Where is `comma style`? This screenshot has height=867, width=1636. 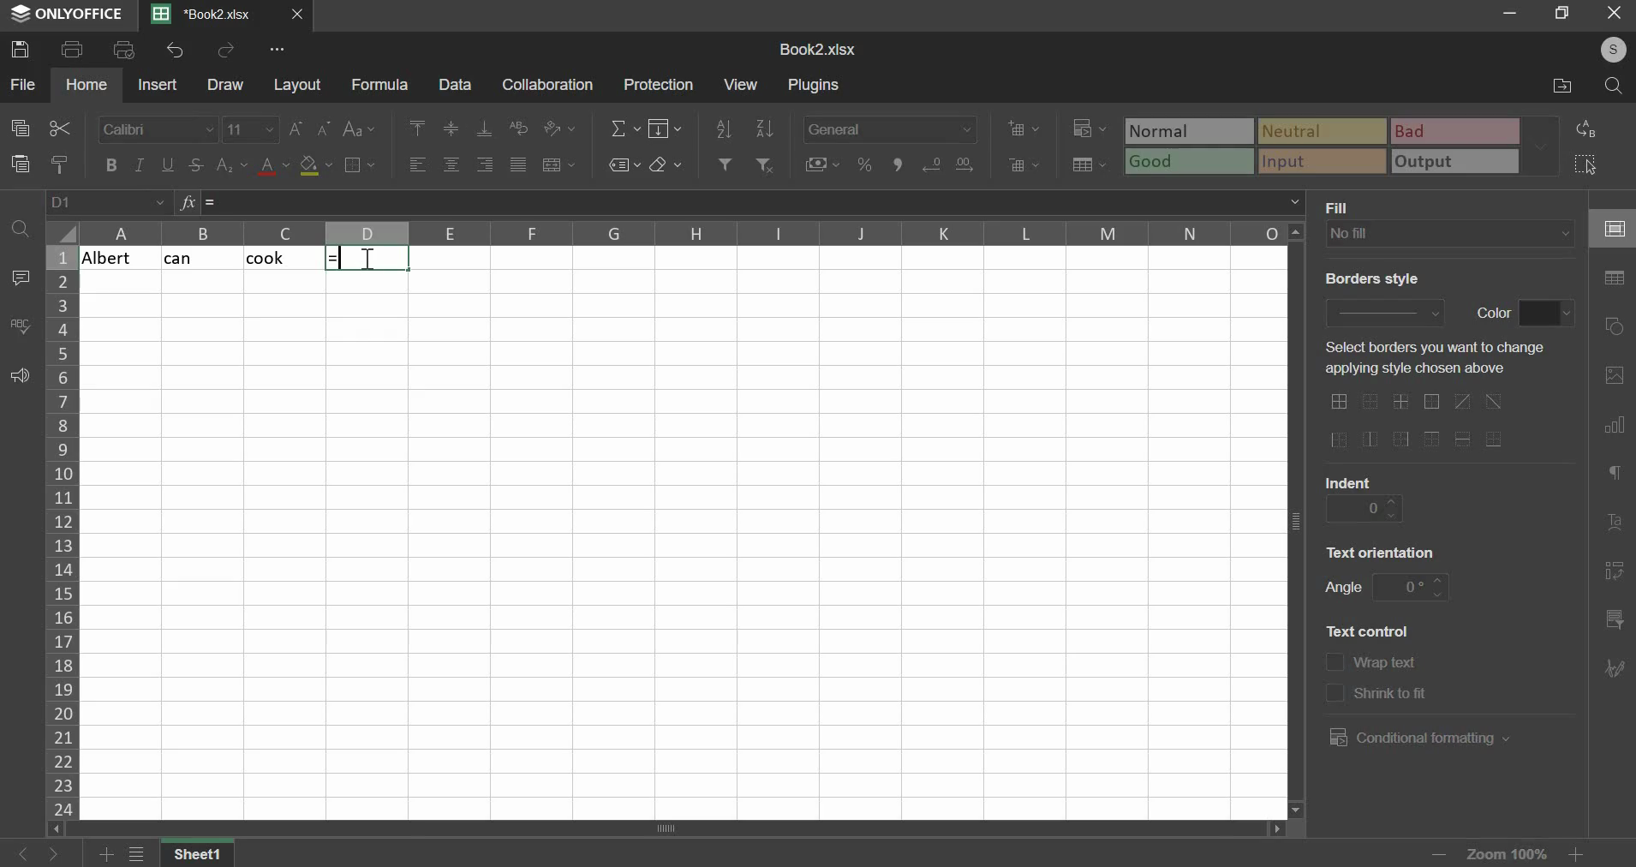 comma style is located at coordinates (901, 164).